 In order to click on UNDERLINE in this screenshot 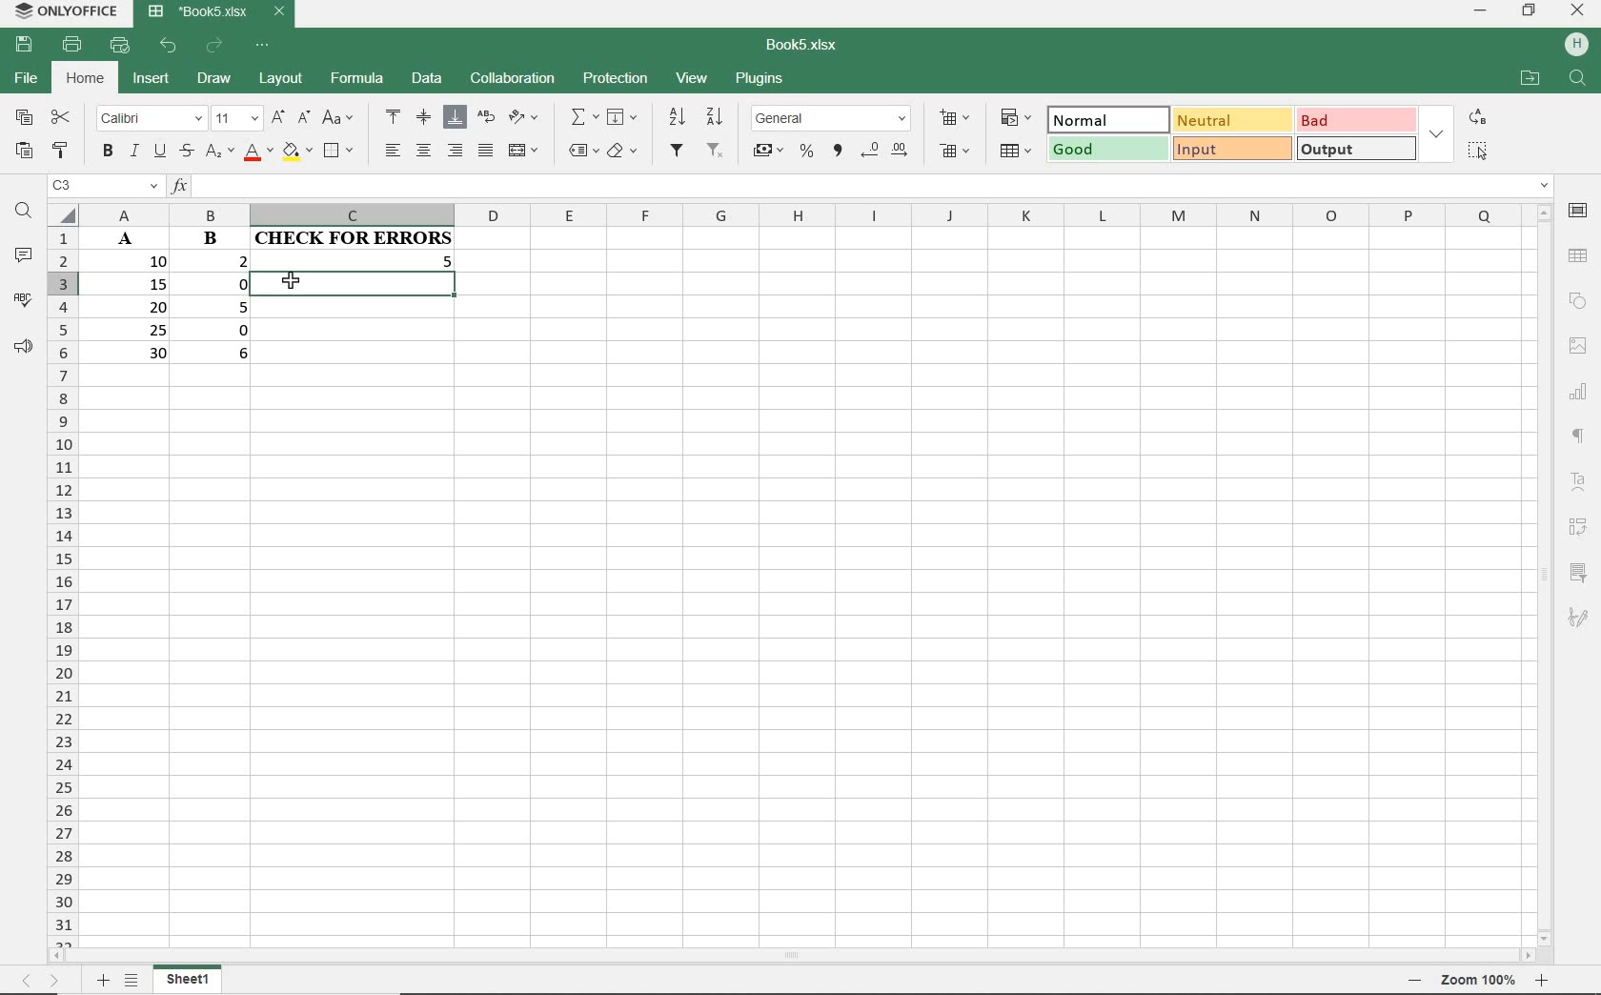, I will do `click(159, 152)`.